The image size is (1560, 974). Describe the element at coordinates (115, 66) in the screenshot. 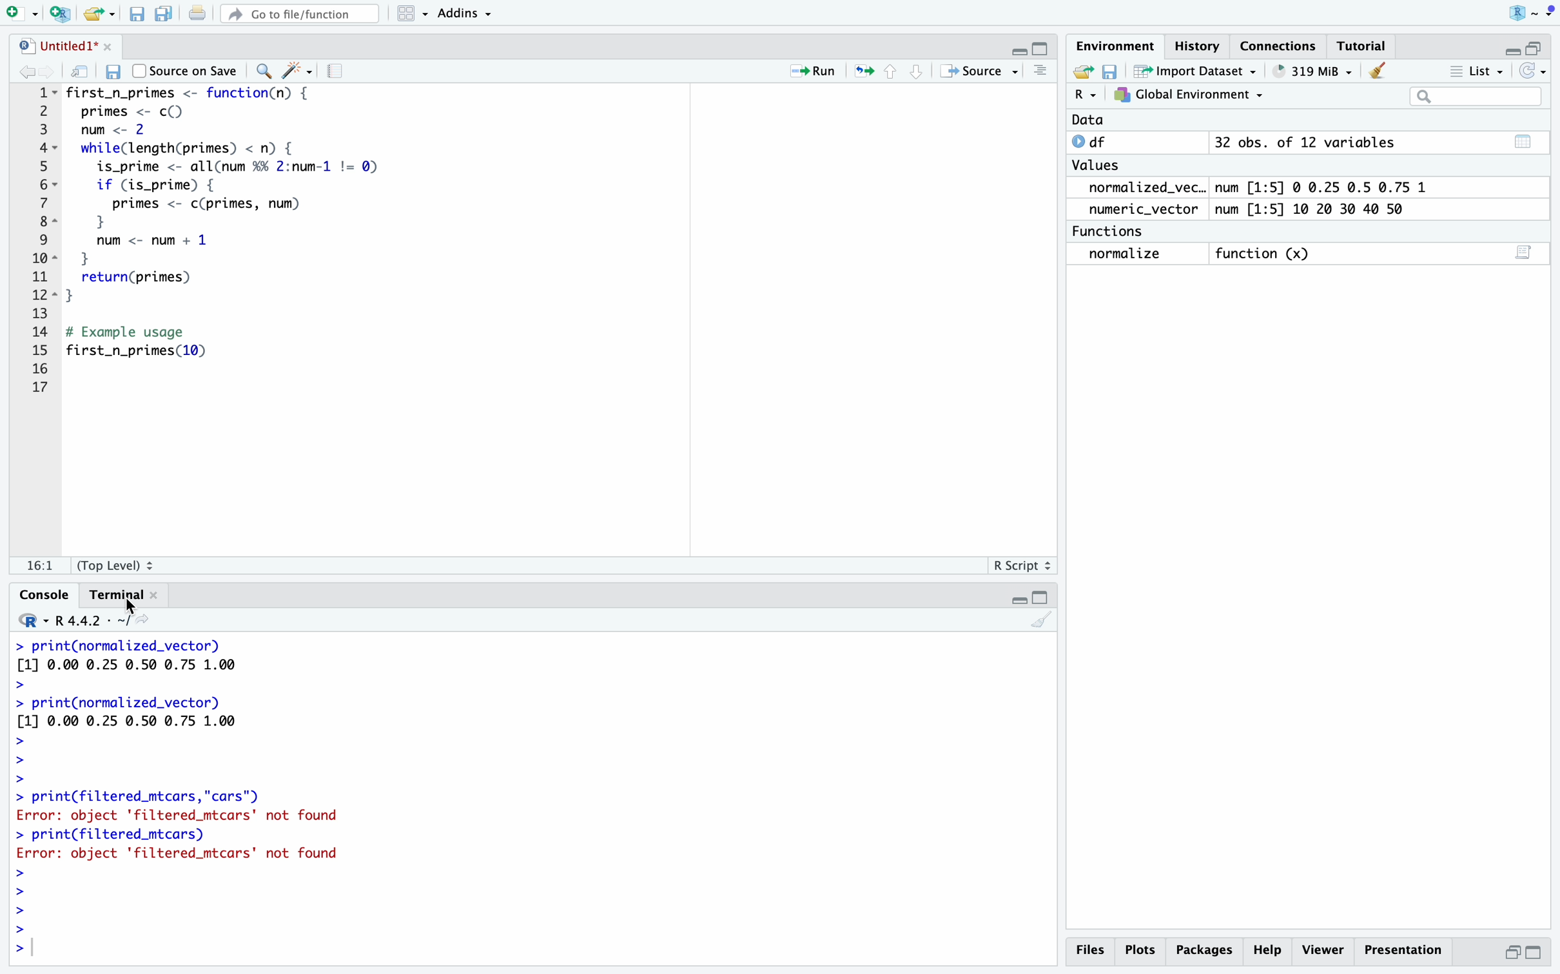

I see `save` at that location.